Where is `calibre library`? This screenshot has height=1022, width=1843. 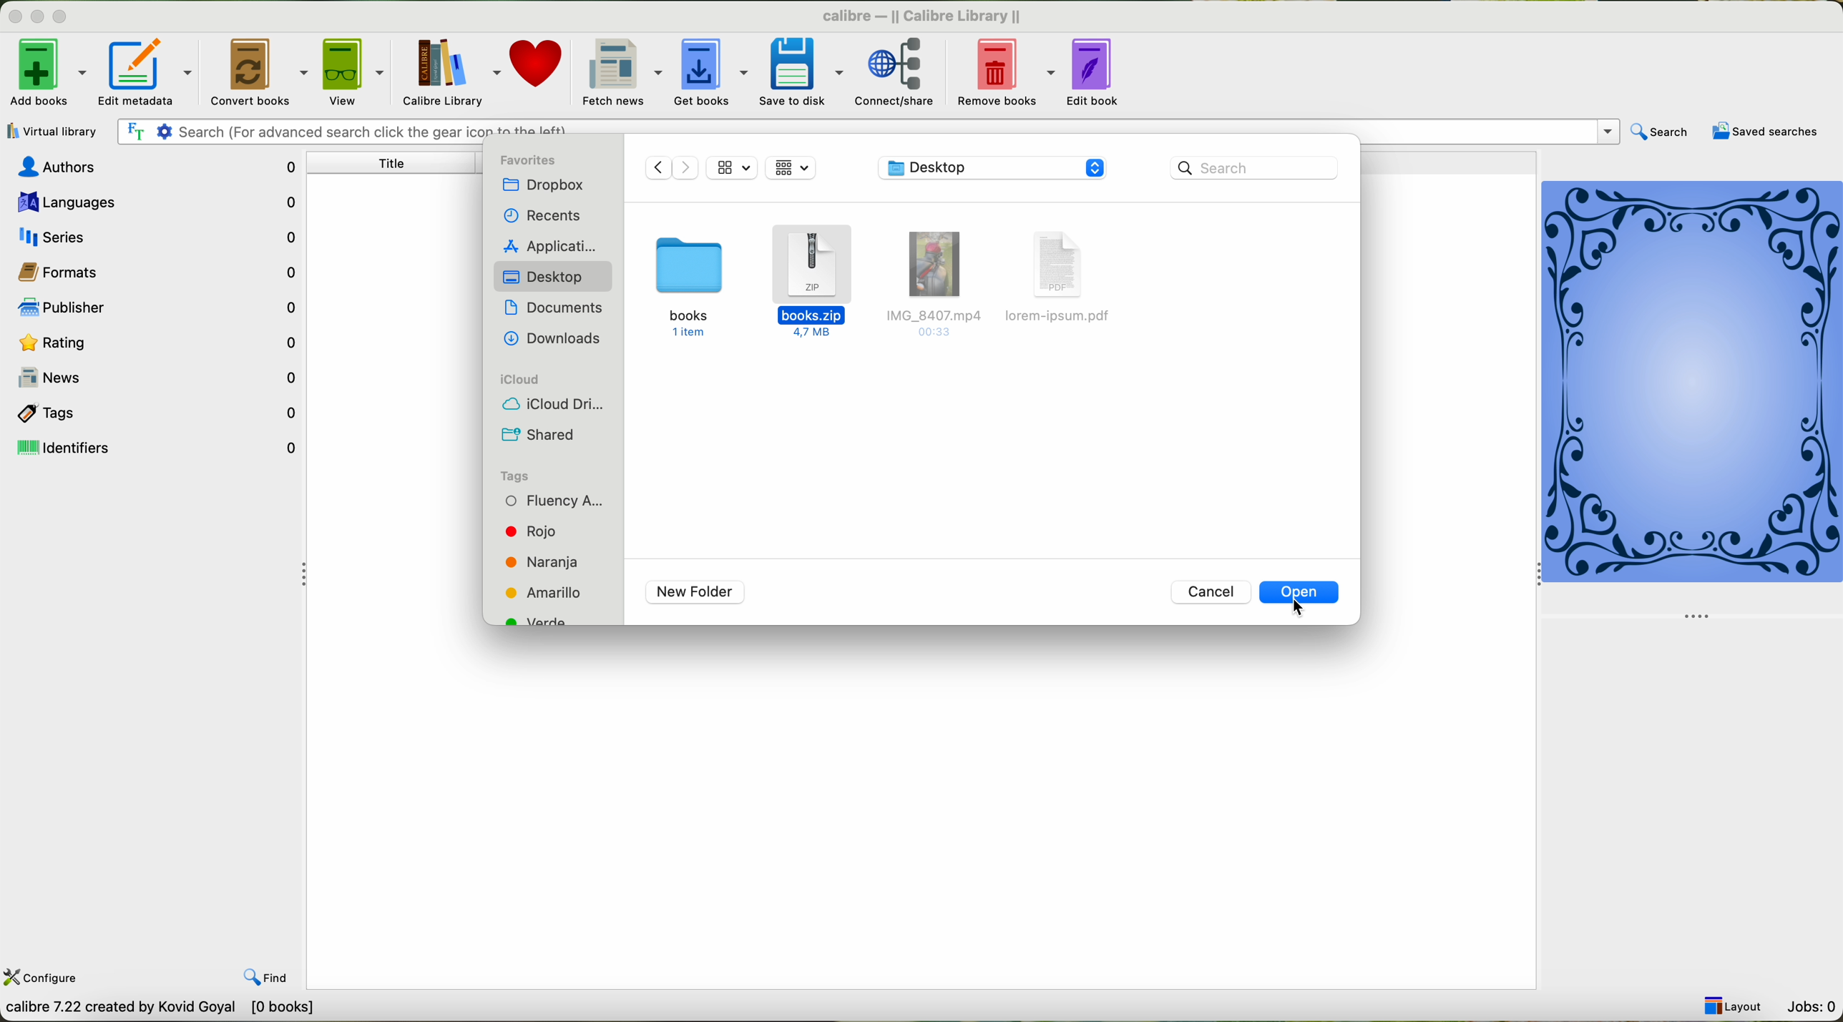
calibre library is located at coordinates (449, 73).